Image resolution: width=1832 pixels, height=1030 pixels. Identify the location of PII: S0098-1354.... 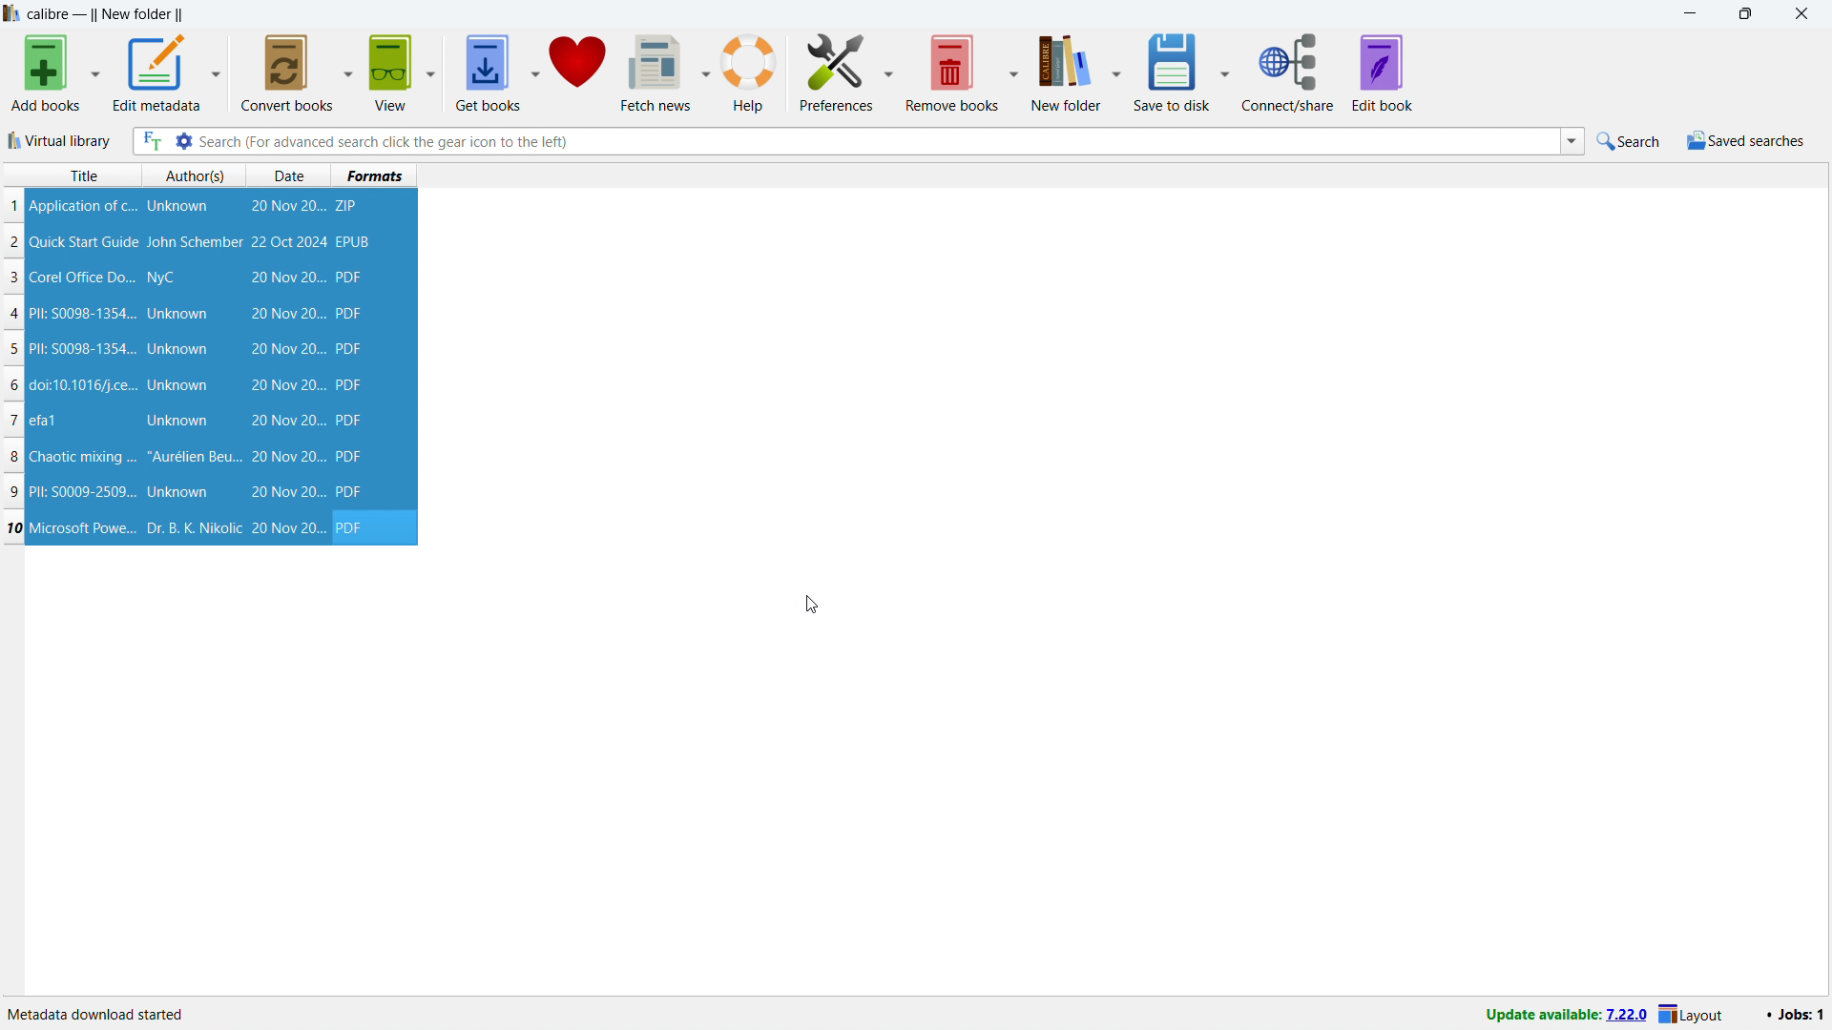
(83, 314).